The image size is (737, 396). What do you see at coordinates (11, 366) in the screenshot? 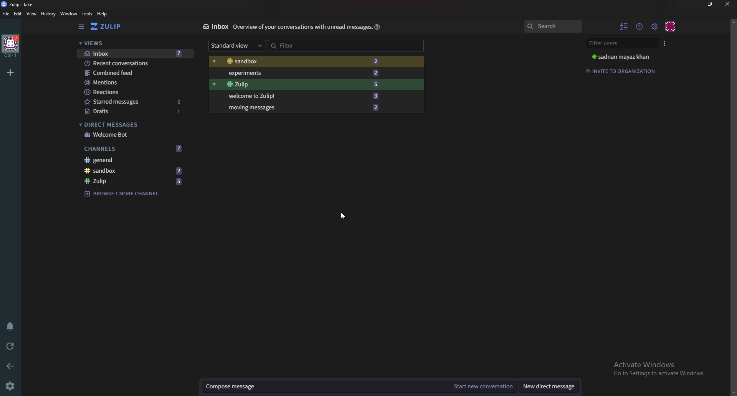
I see `back` at bounding box center [11, 366].